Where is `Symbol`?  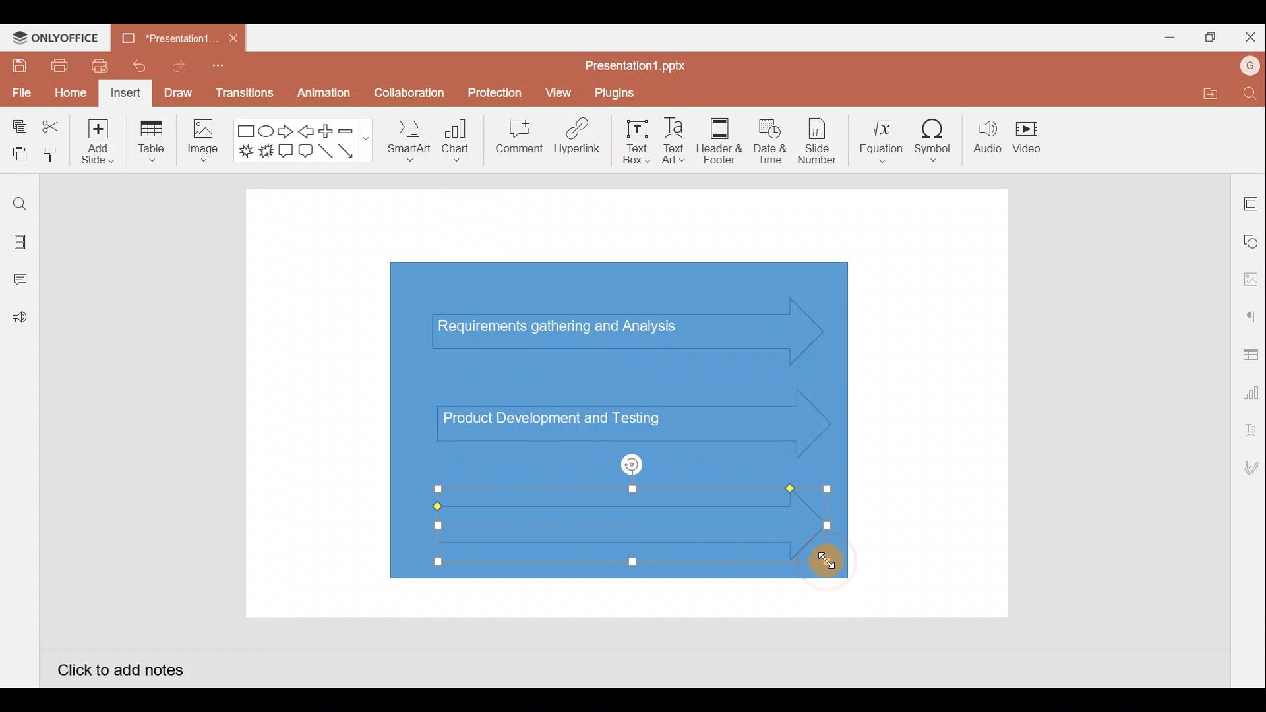 Symbol is located at coordinates (934, 137).